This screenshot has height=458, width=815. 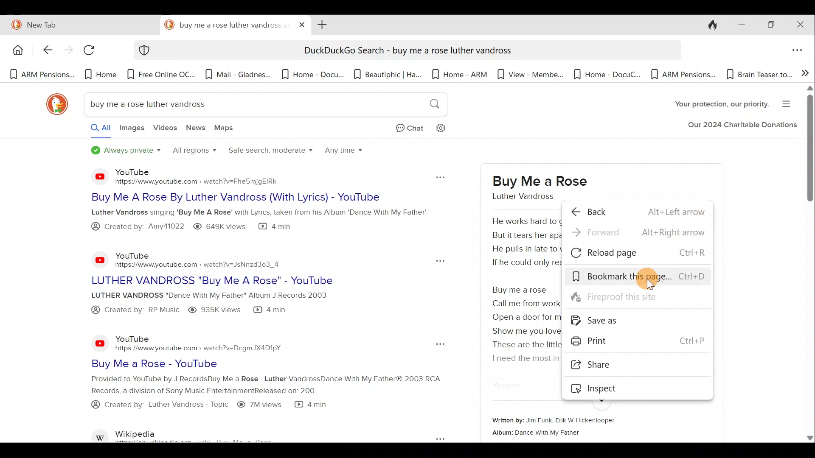 What do you see at coordinates (53, 104) in the screenshot?
I see `DuckDuckGo logo` at bounding box center [53, 104].